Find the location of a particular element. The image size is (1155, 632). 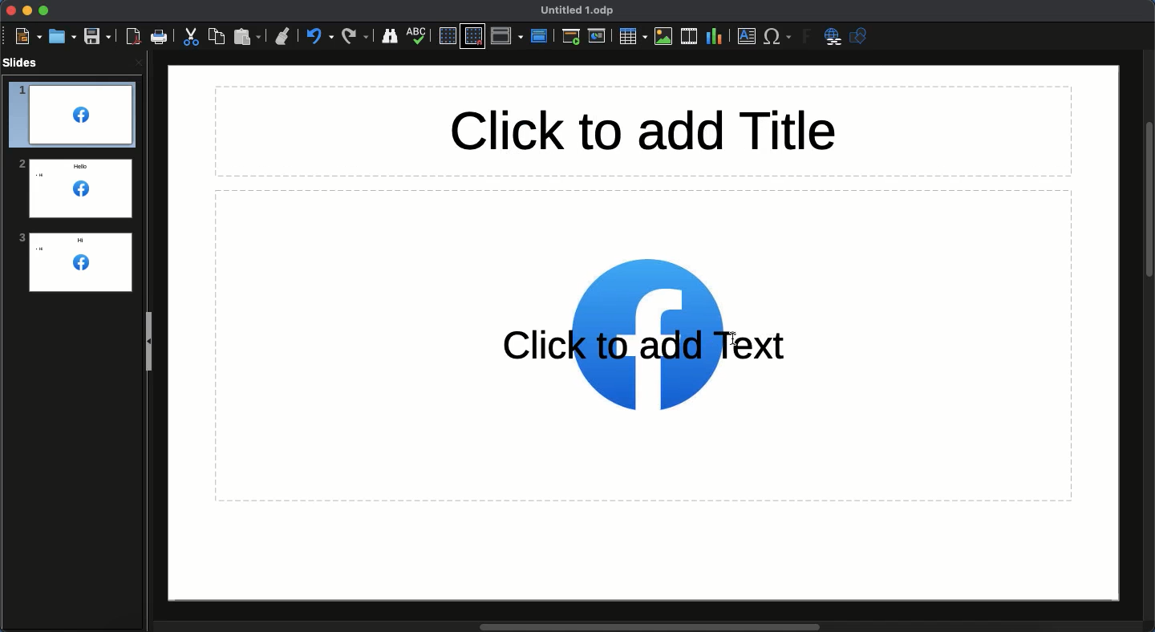

Images is located at coordinates (663, 39).